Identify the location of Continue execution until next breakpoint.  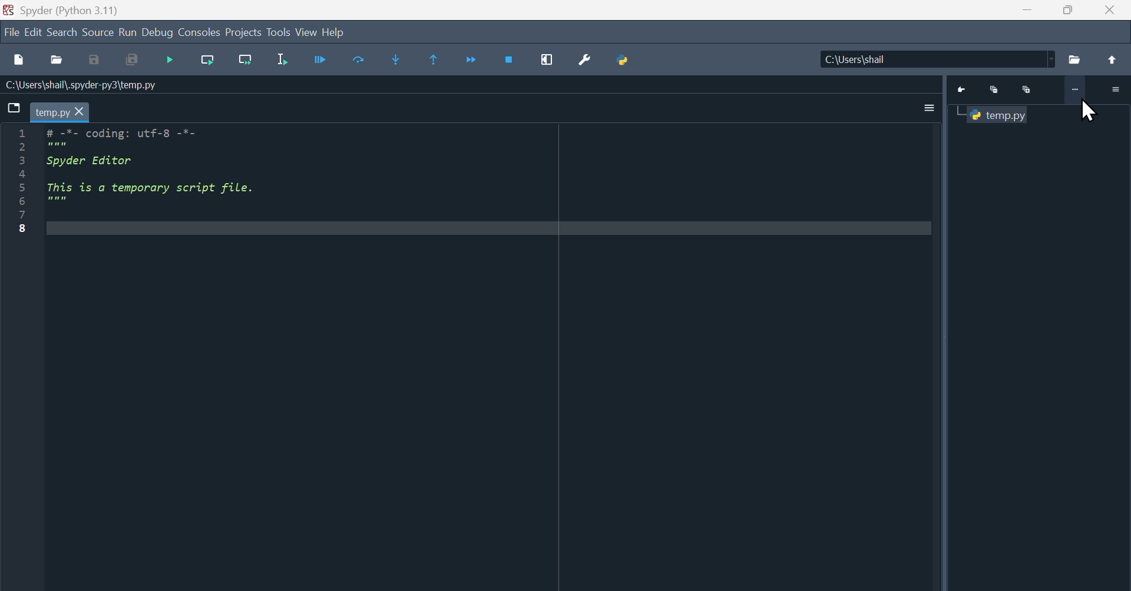
(473, 61).